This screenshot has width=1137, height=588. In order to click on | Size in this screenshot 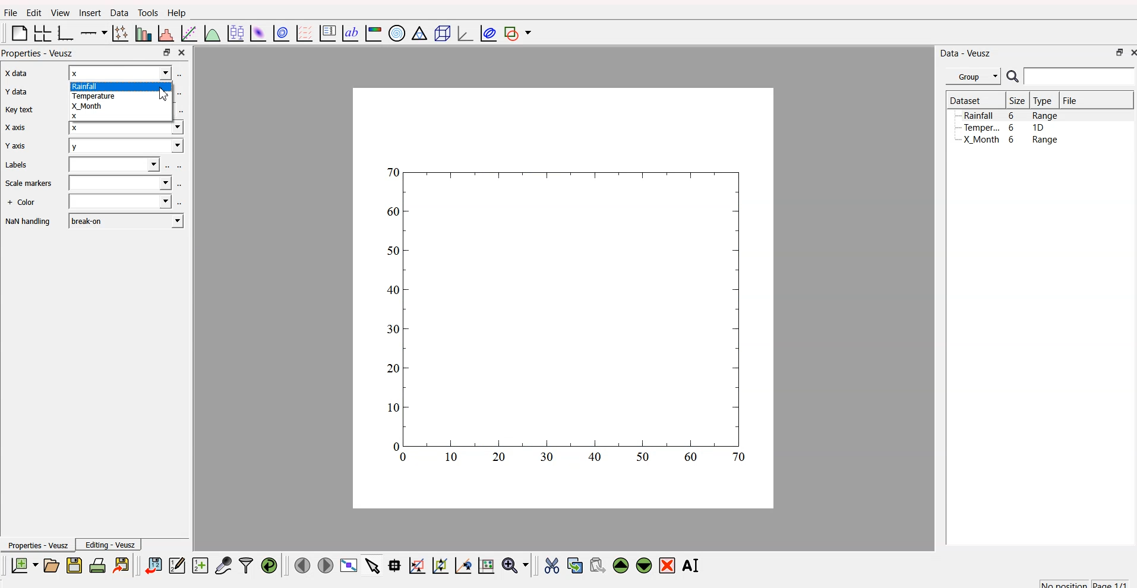, I will do `click(1016, 101)`.